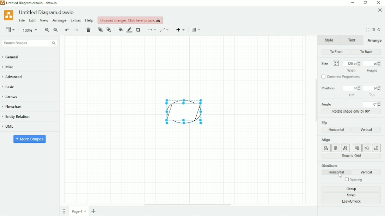 The image size is (385, 216). What do you see at coordinates (139, 30) in the screenshot?
I see `Shadow` at bounding box center [139, 30].